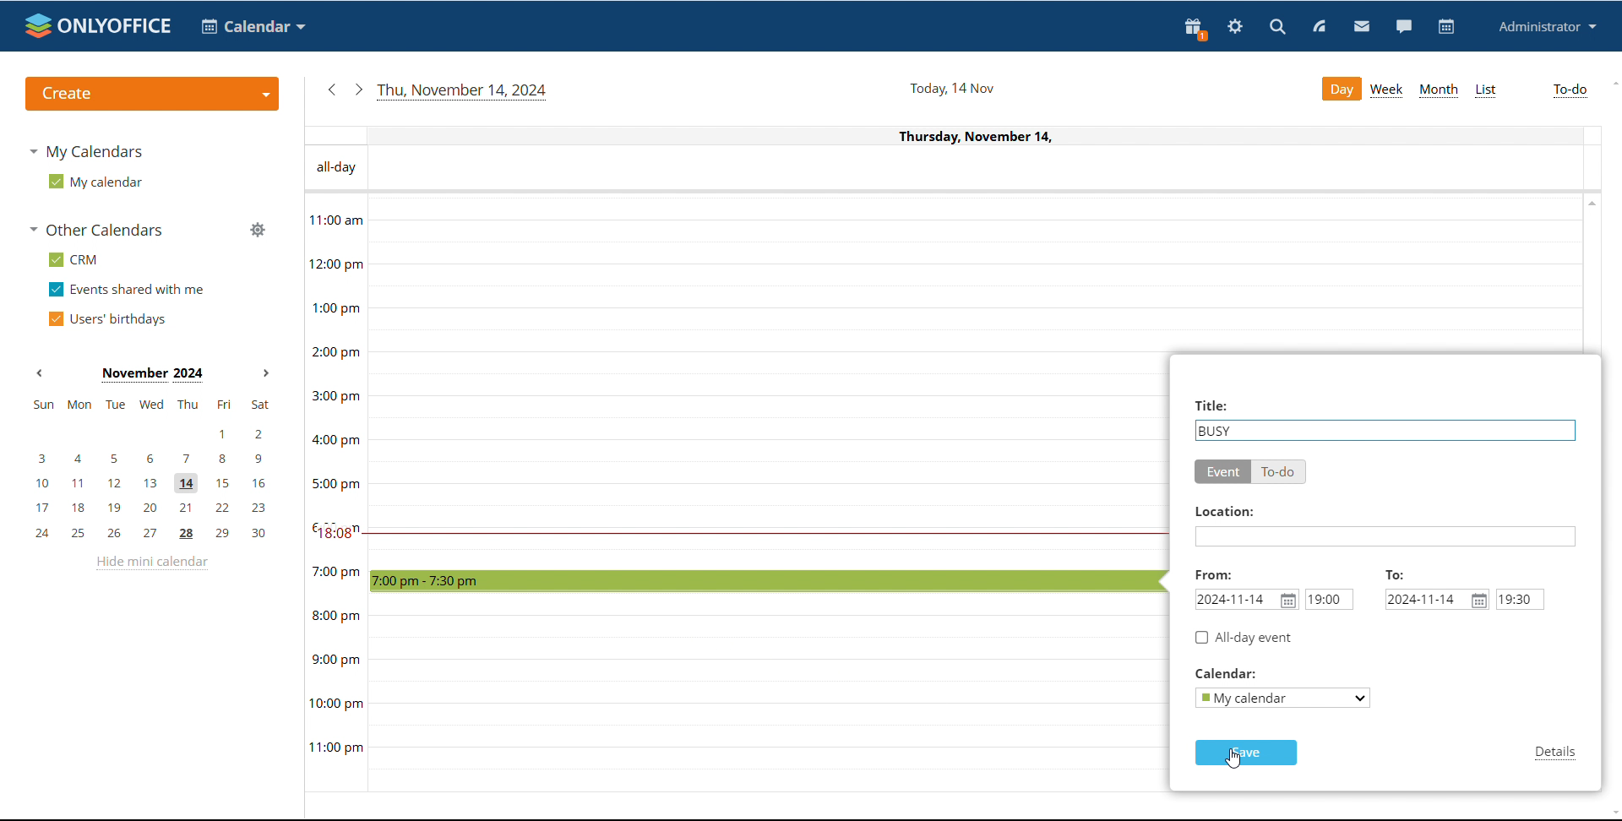 The width and height of the screenshot is (1622, 821). What do you see at coordinates (950, 89) in the screenshot?
I see `current date` at bounding box center [950, 89].